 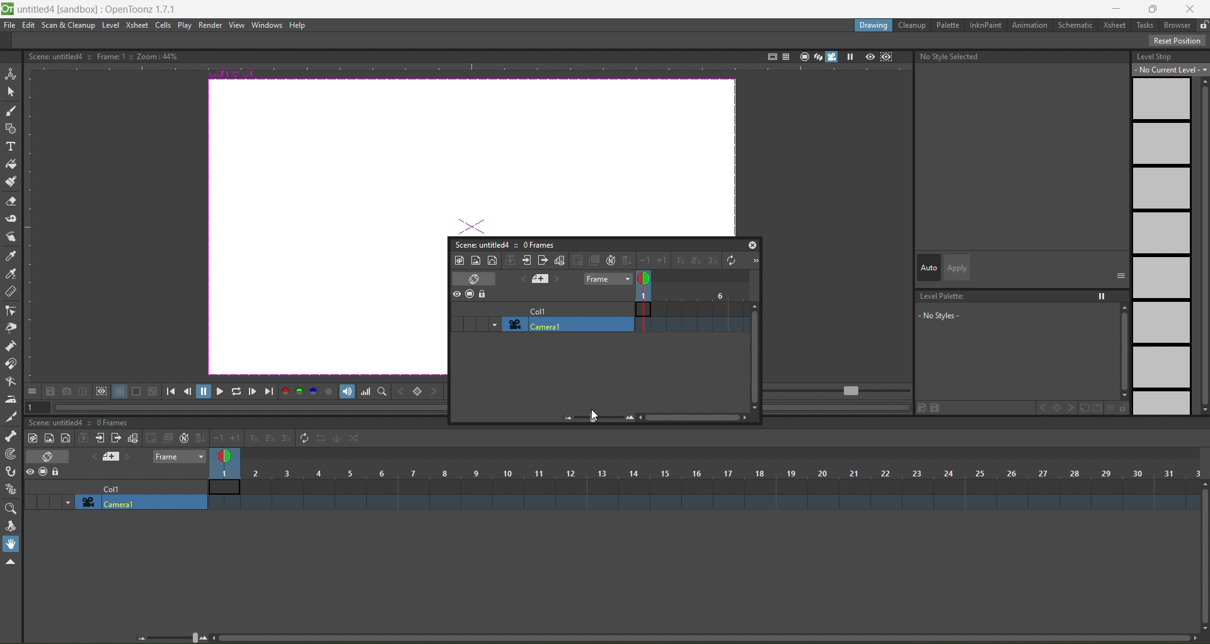 What do you see at coordinates (13, 509) in the screenshot?
I see `magnifier tool` at bounding box center [13, 509].